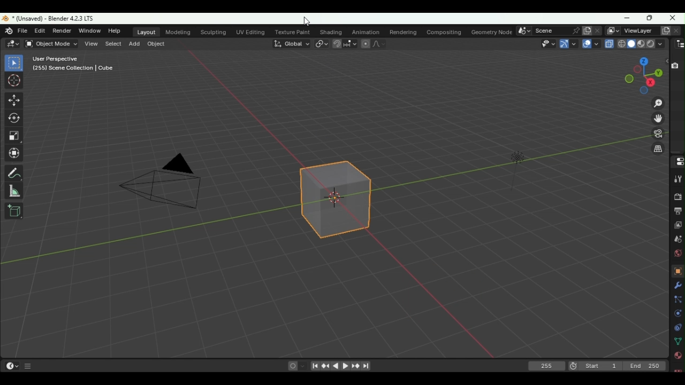 The image size is (685, 385). I want to click on Toggle X-ray, so click(608, 43).